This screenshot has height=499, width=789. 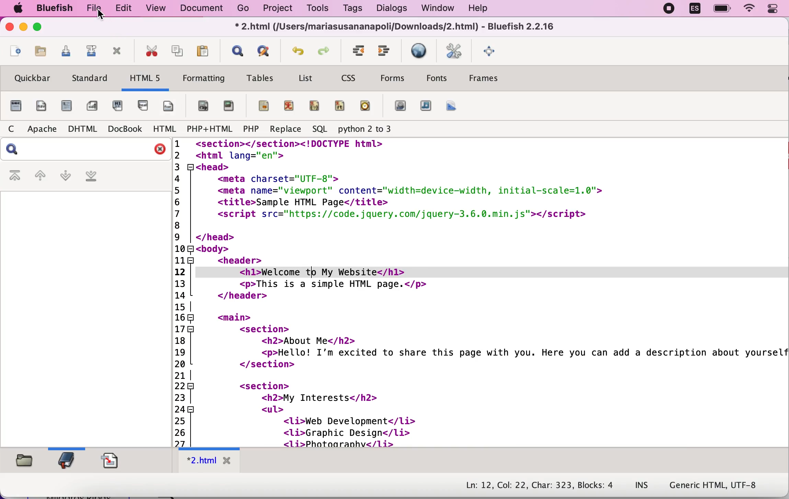 What do you see at coordinates (316, 8) in the screenshot?
I see `tools` at bounding box center [316, 8].